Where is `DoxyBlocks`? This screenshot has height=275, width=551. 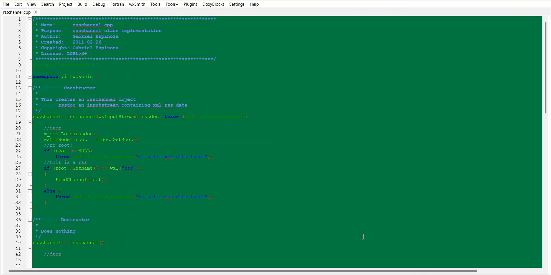
DoxyBlocks is located at coordinates (213, 4).